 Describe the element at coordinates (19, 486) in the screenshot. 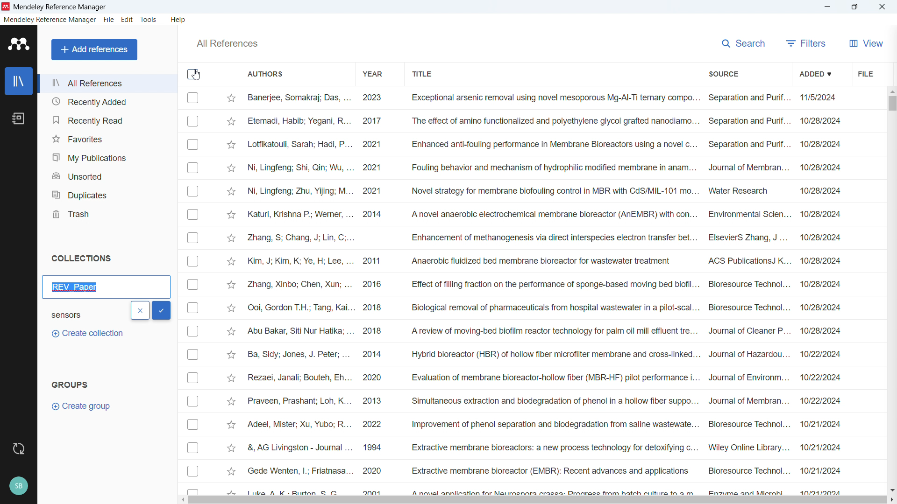

I see `Current Profile ` at that location.